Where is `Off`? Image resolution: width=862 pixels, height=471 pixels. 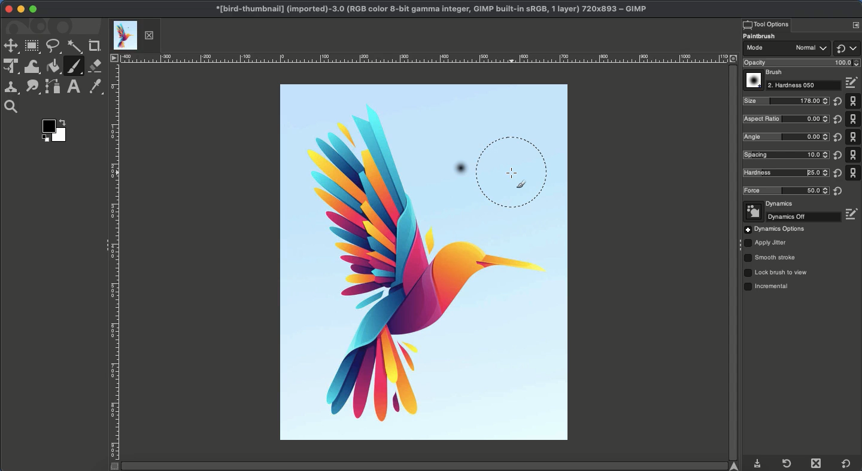 Off is located at coordinates (793, 217).